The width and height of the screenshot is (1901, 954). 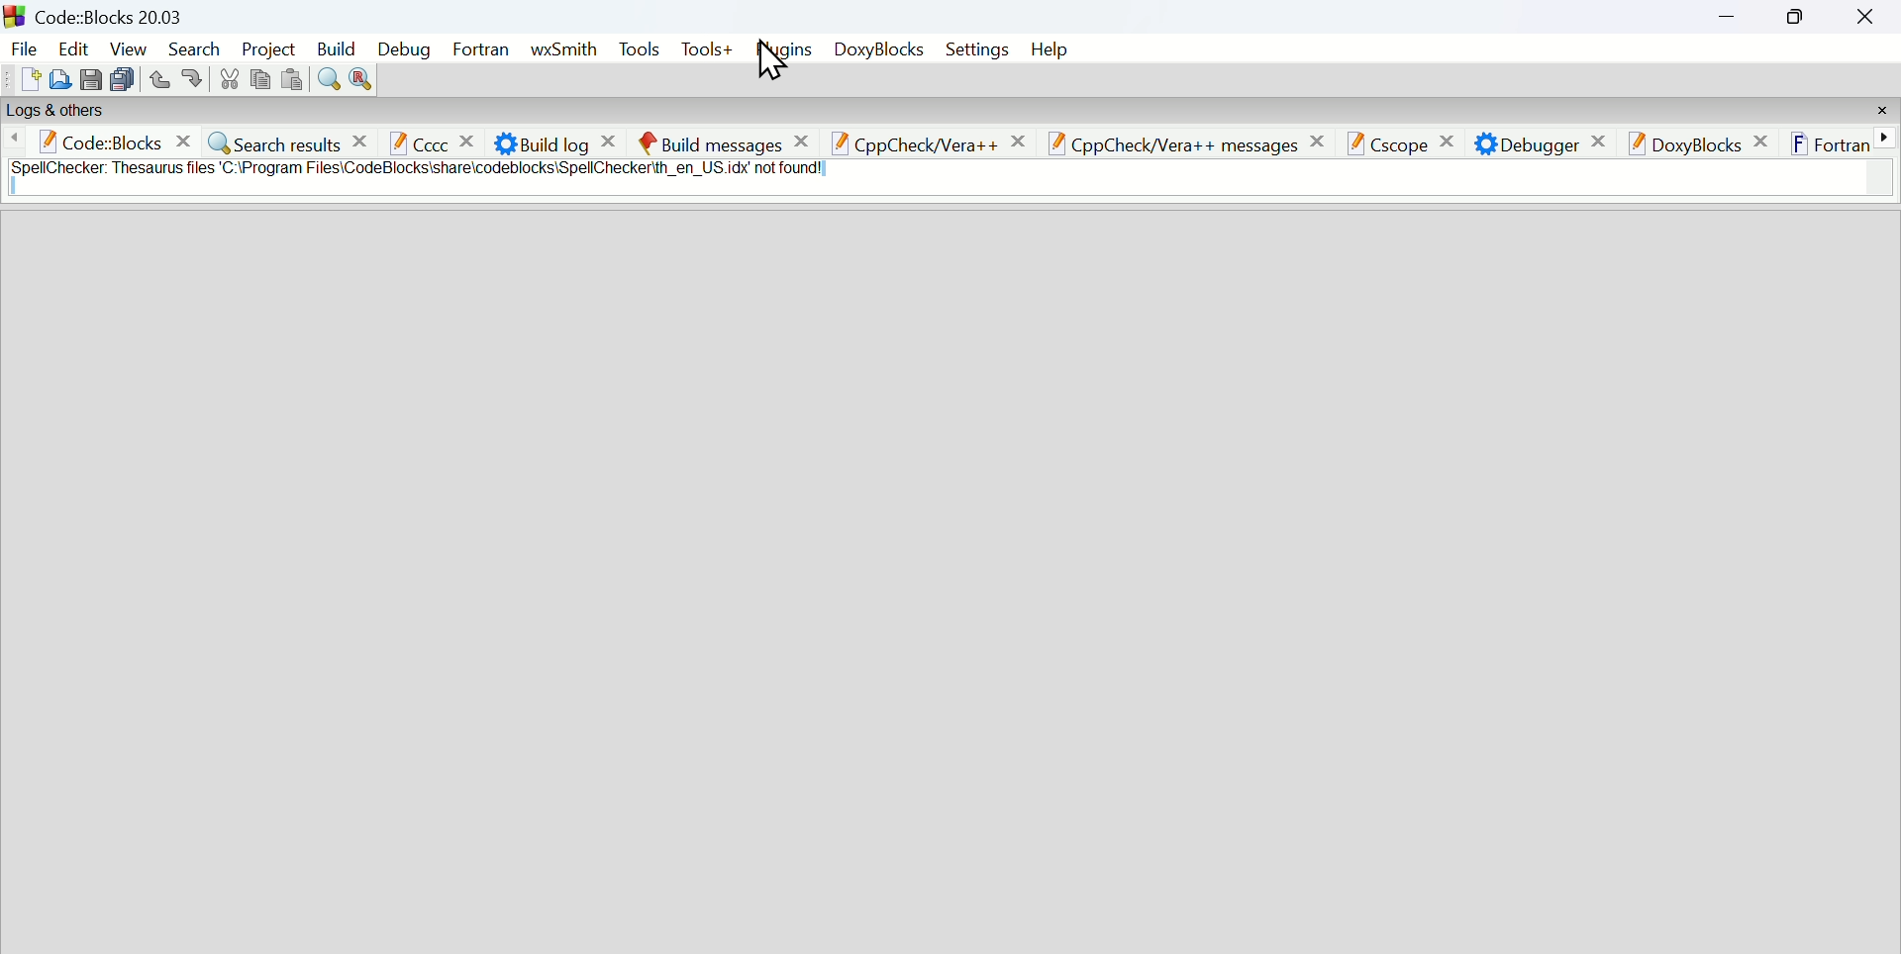 What do you see at coordinates (1536, 141) in the screenshot?
I see `Debugger` at bounding box center [1536, 141].